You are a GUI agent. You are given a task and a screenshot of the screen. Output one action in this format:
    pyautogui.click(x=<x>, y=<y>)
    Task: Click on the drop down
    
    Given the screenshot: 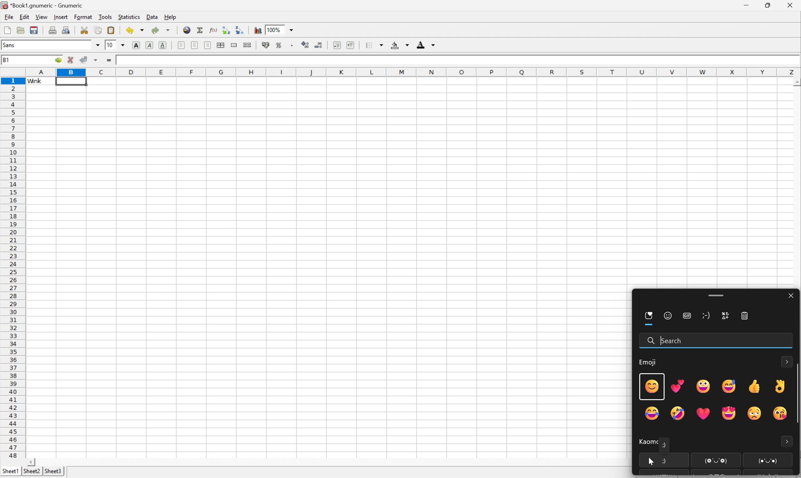 What is the action you would take?
    pyautogui.click(x=292, y=30)
    